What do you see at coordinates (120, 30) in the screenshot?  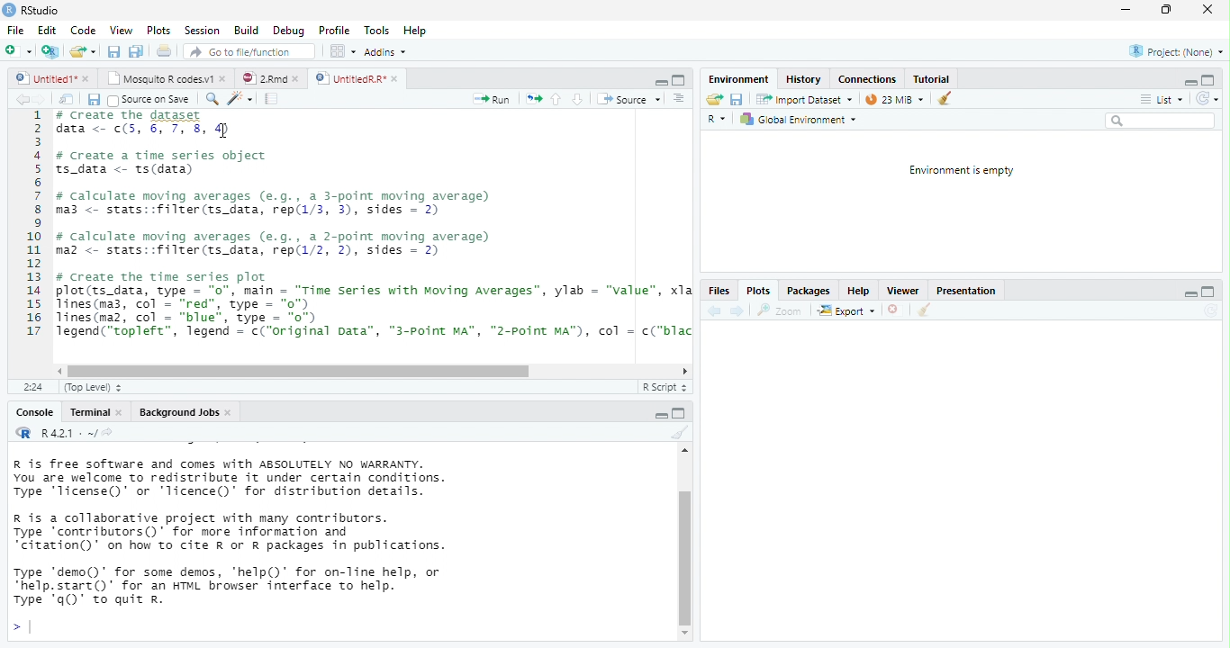 I see `View` at bounding box center [120, 30].